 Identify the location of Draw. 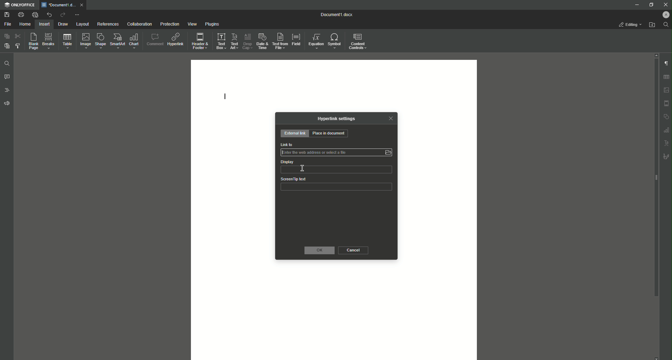
(64, 24).